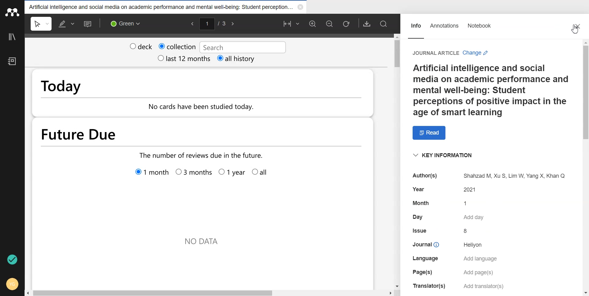 This screenshot has width=589, height=296. I want to click on Close, so click(576, 25).